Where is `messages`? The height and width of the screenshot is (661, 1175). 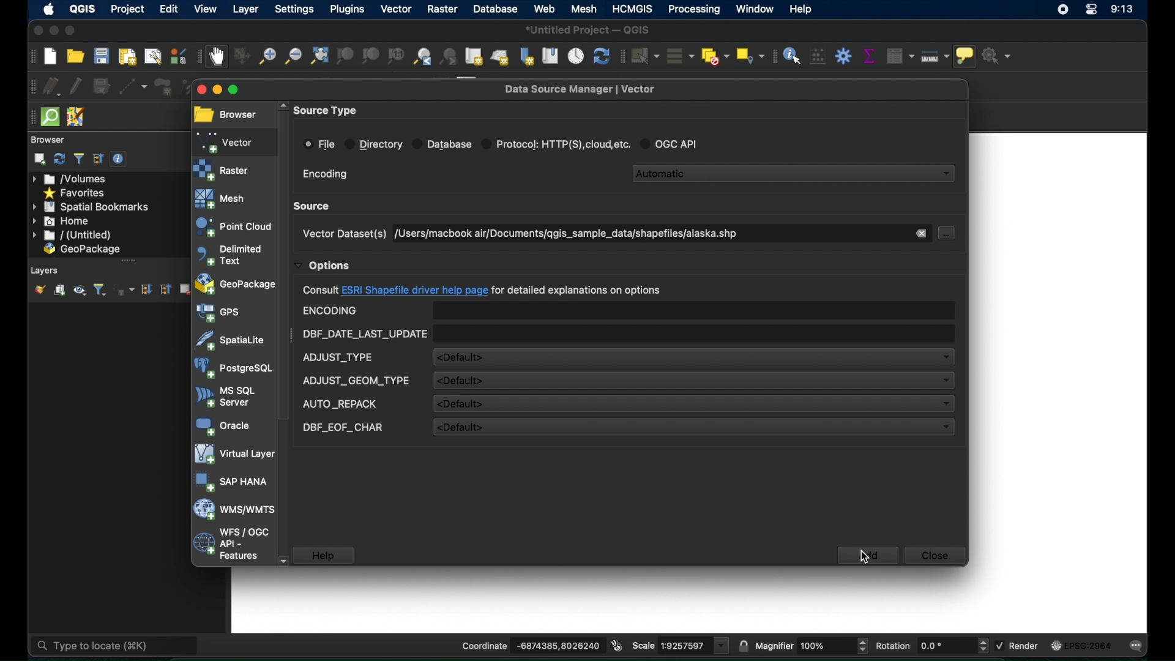
messages is located at coordinates (1139, 646).